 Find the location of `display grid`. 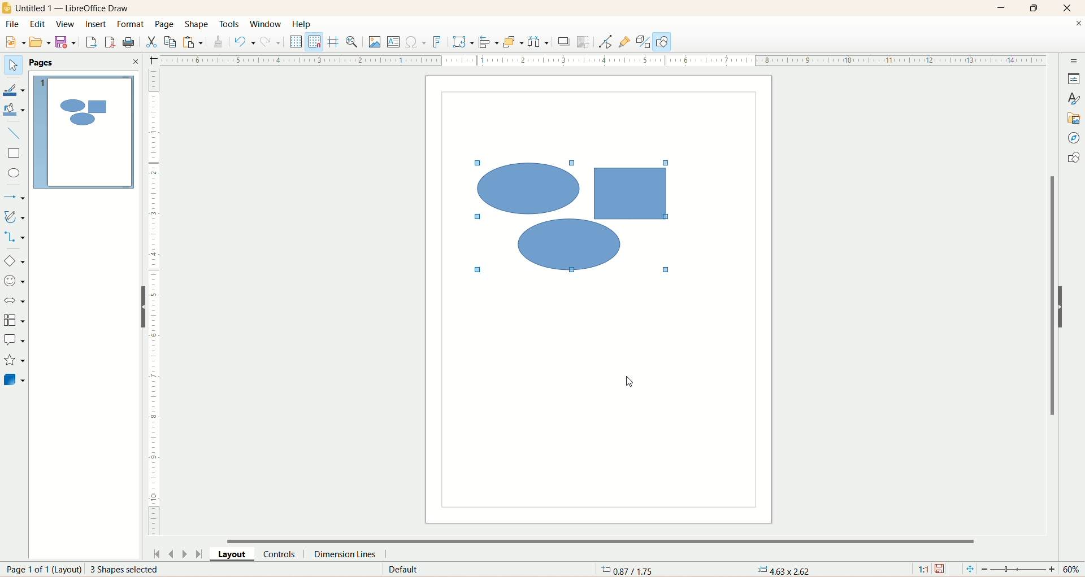

display grid is located at coordinates (296, 42).